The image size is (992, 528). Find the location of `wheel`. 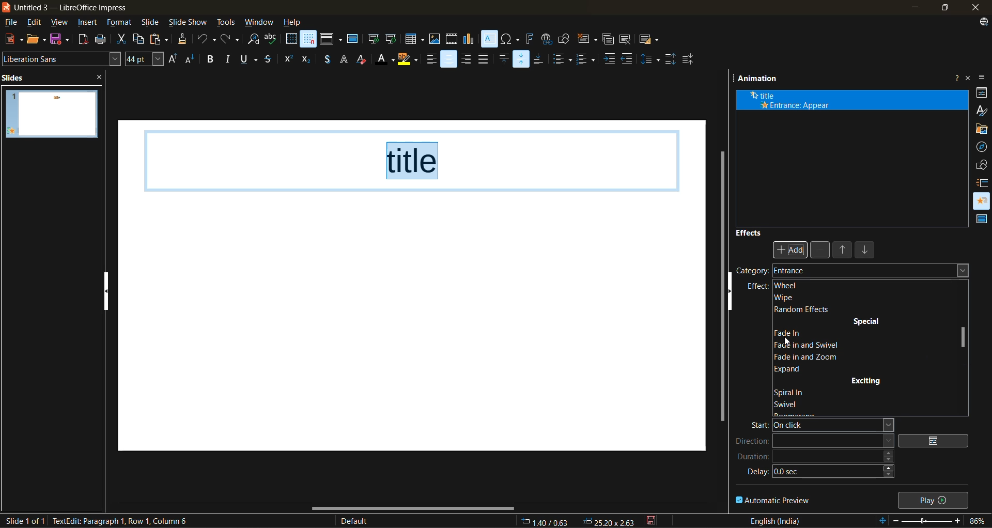

wheel is located at coordinates (786, 286).